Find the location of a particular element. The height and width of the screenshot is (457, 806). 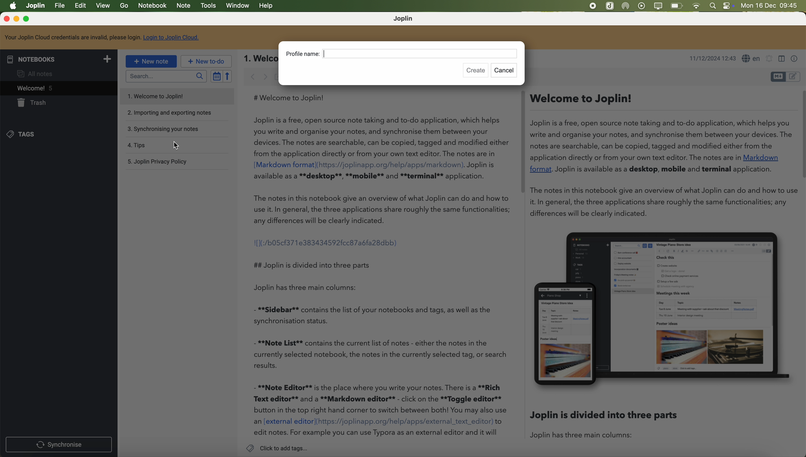

click to add tags is located at coordinates (277, 448).